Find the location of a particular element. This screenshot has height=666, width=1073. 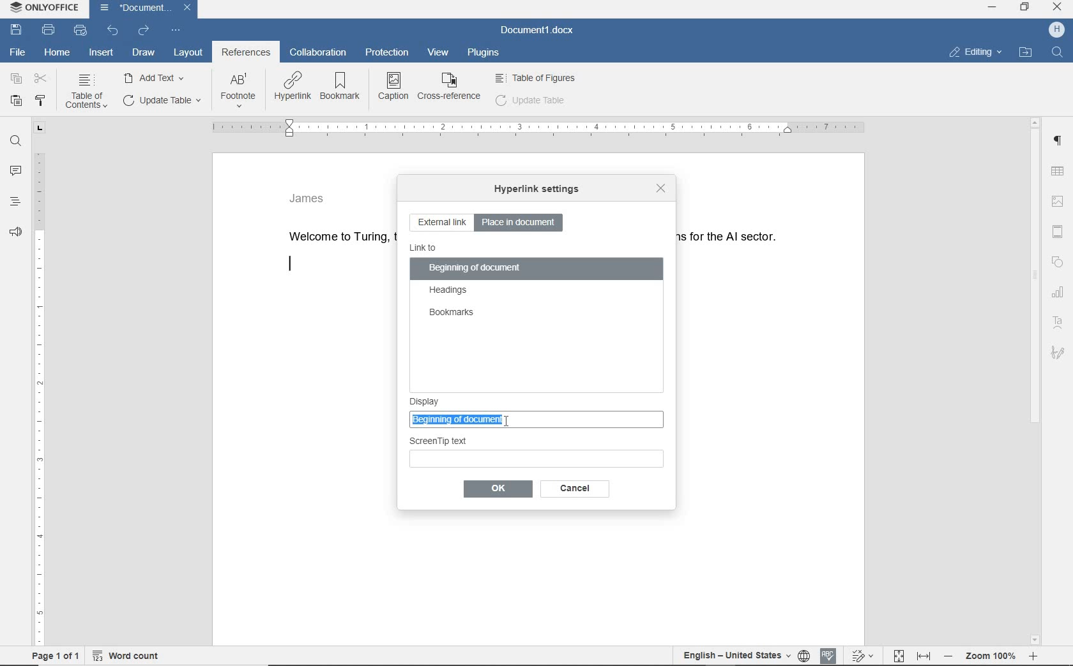

collaboration is located at coordinates (320, 53).